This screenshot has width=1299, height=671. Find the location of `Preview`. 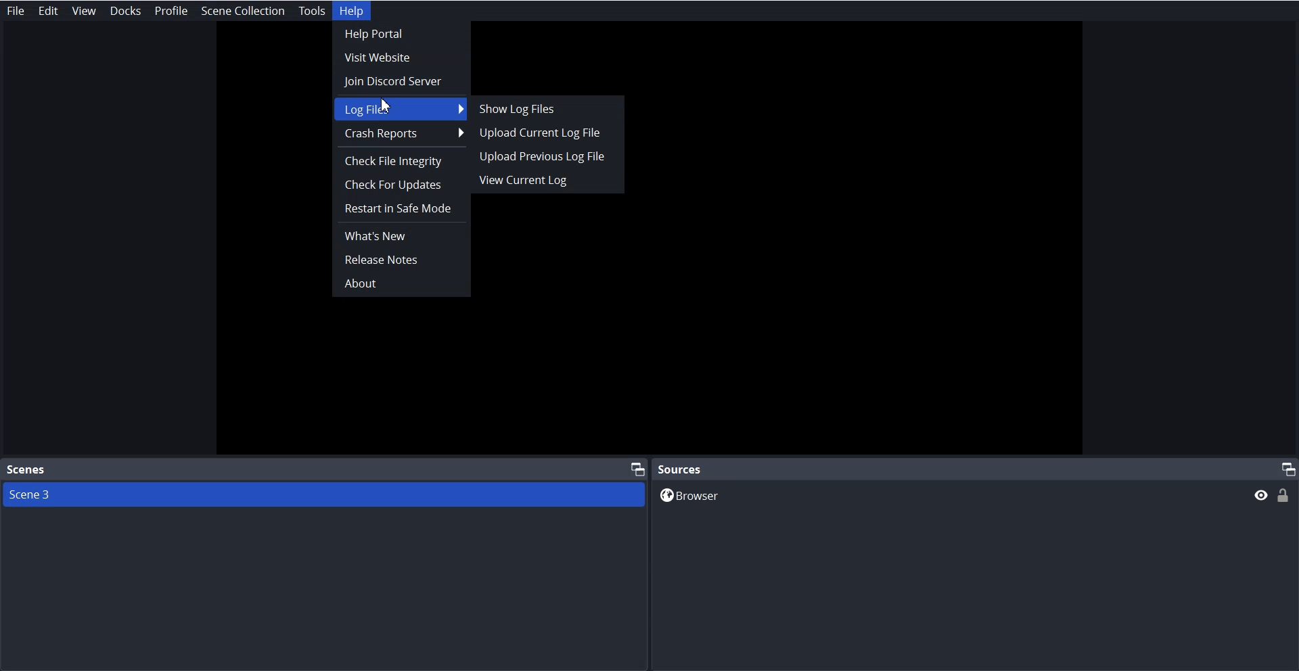

Preview is located at coordinates (1260, 496).